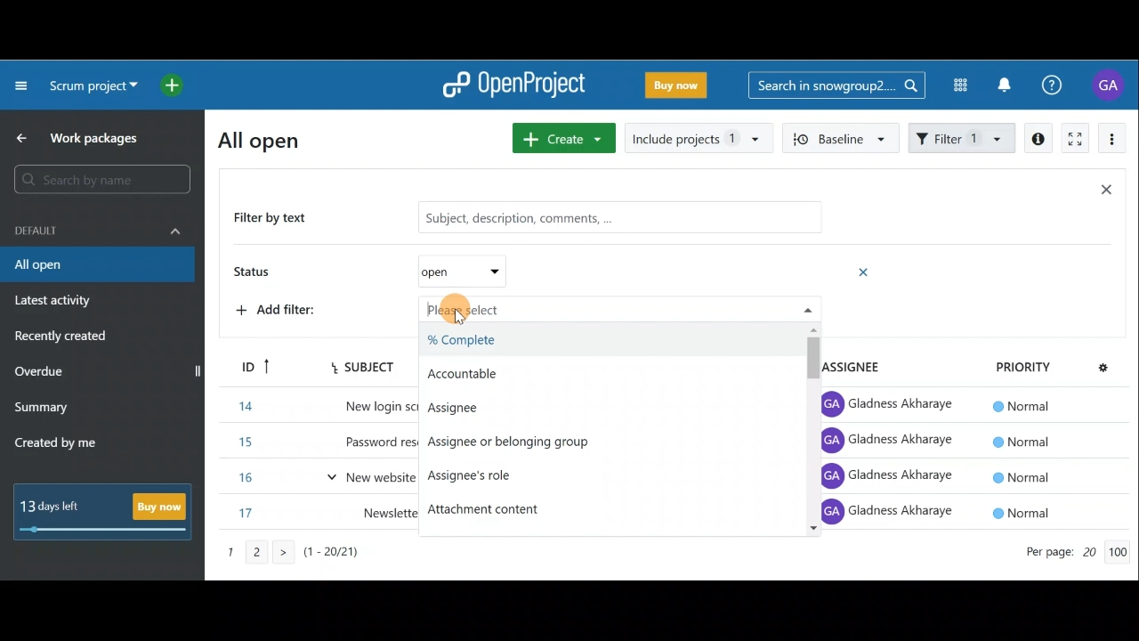  What do you see at coordinates (680, 88) in the screenshot?
I see `Buy now` at bounding box center [680, 88].